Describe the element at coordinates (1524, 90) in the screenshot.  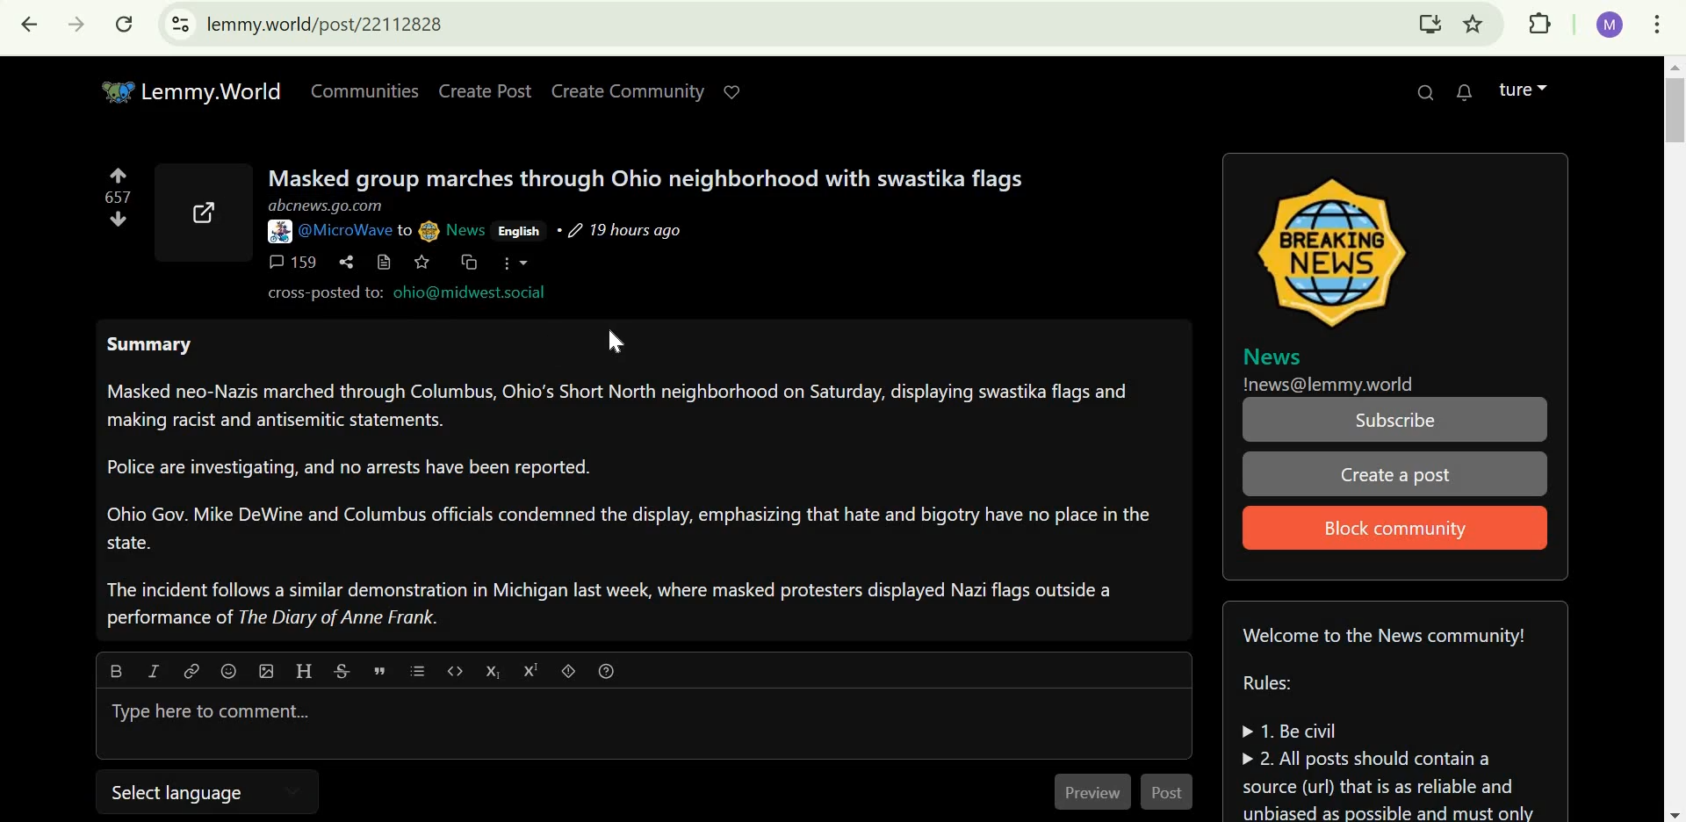
I see `lemmy account` at that location.